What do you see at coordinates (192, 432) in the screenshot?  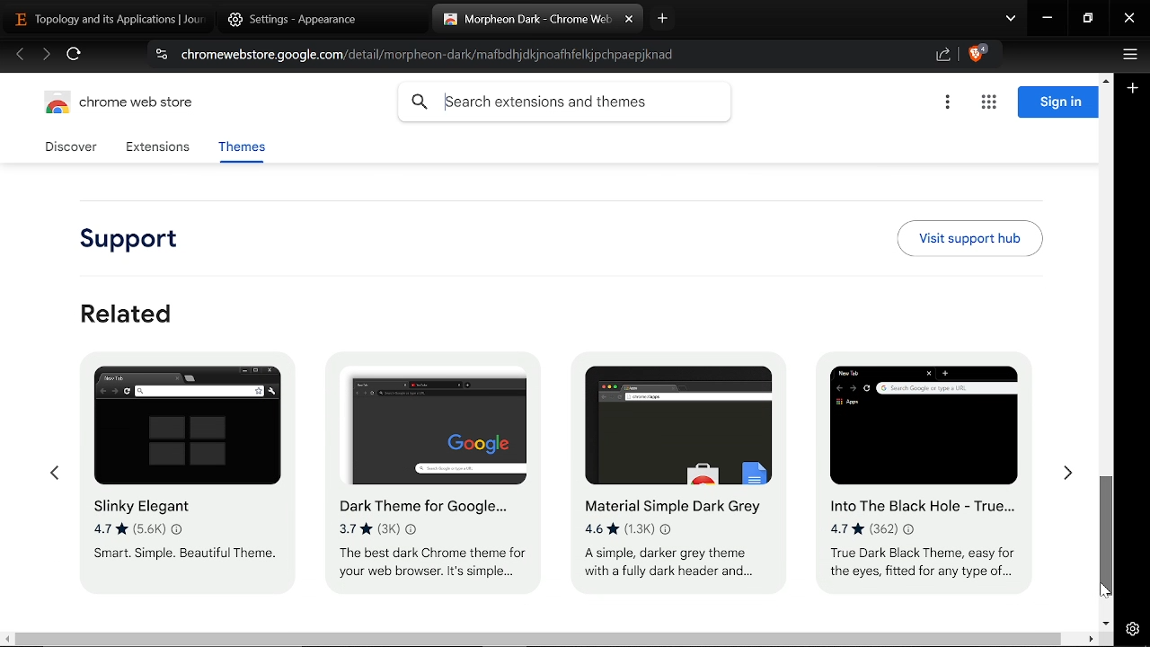 I see `Cursor` at bounding box center [192, 432].